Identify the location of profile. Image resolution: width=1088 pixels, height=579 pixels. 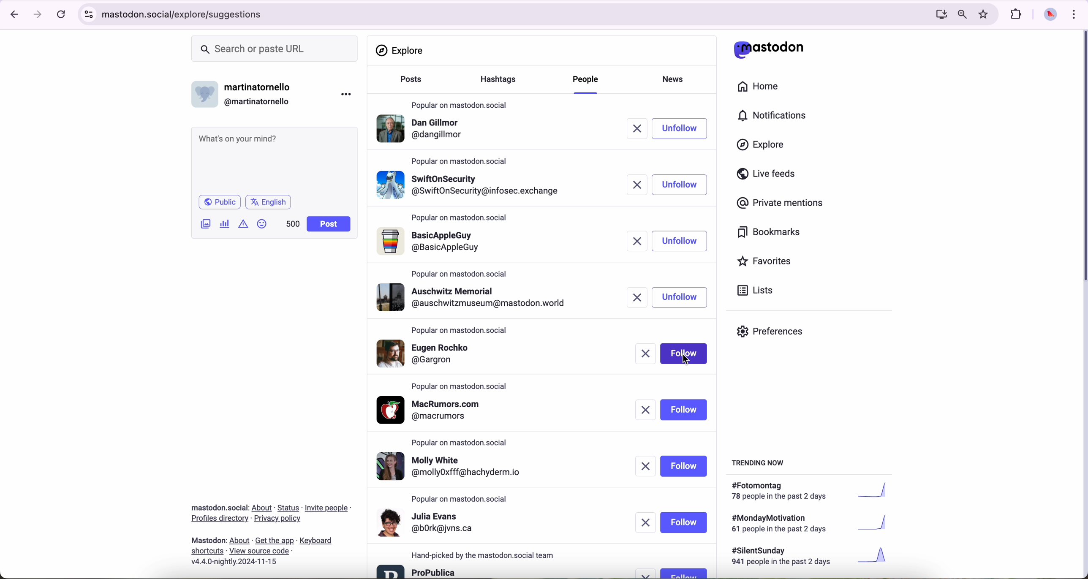
(434, 353).